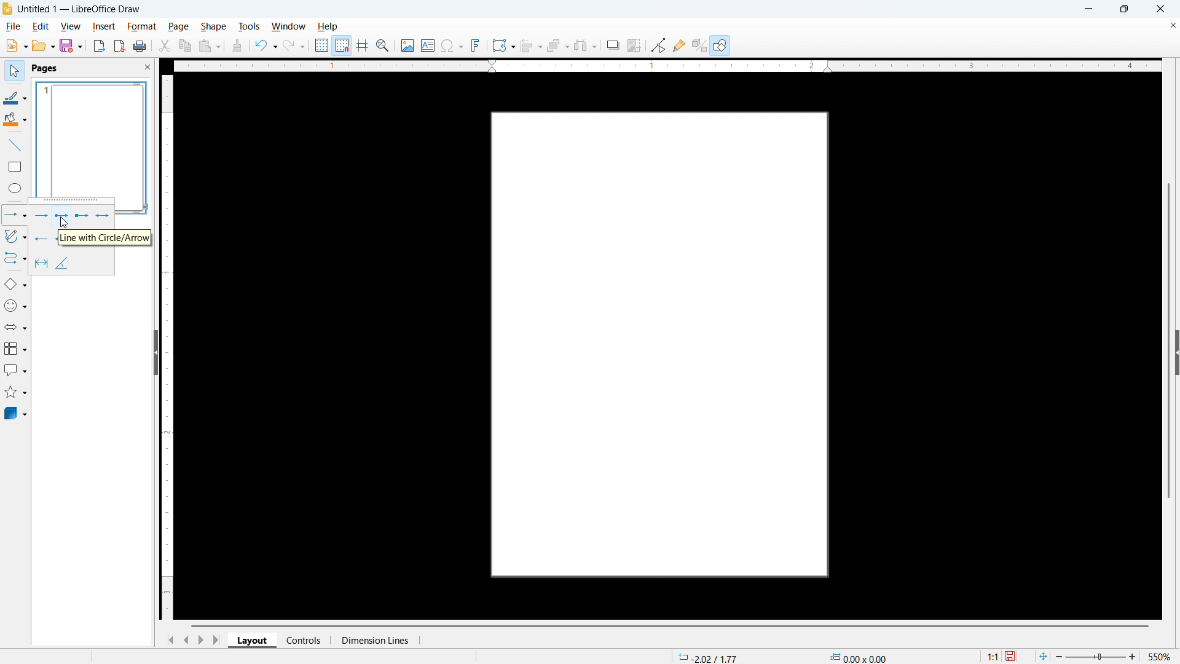 Image resolution: width=1180 pixels, height=664 pixels. Describe the element at coordinates (15, 284) in the screenshot. I see `Basic shapes ` at that location.